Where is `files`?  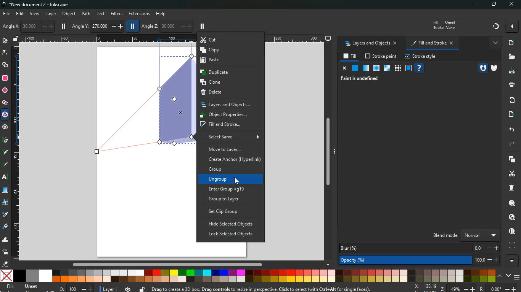 files is located at coordinates (511, 57).